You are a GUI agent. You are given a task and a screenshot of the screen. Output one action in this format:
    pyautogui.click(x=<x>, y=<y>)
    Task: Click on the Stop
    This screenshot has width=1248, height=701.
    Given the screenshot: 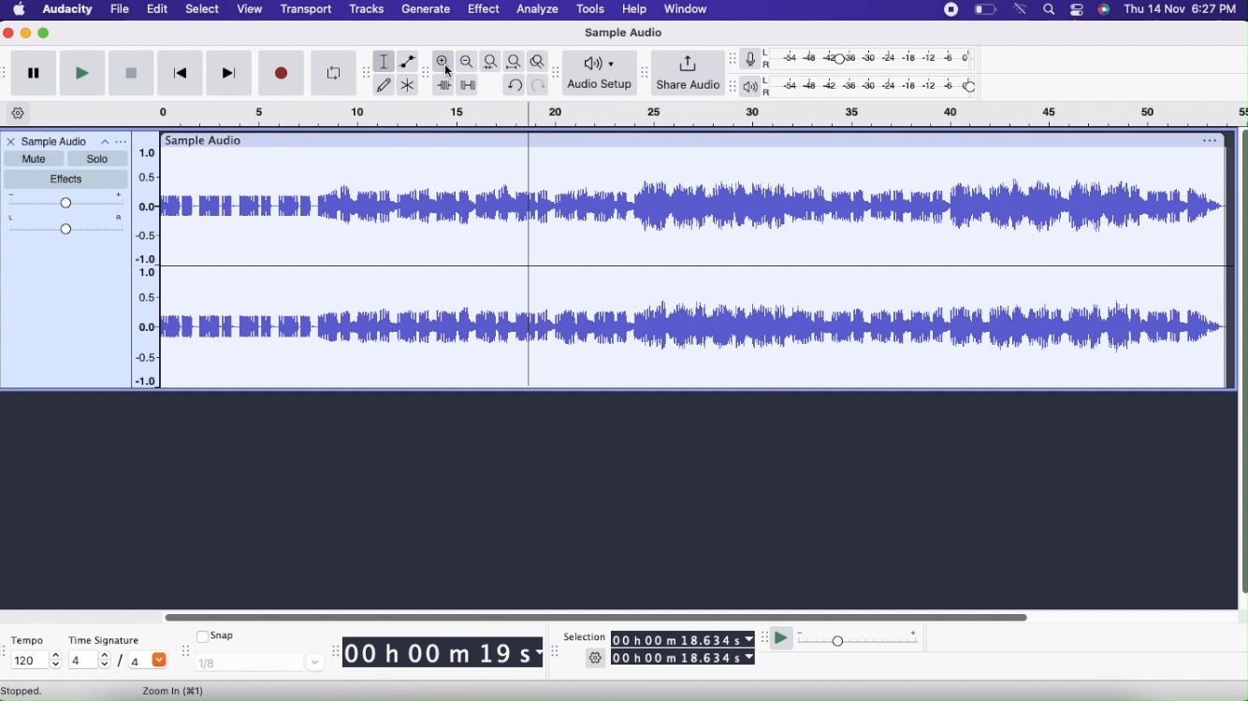 What is the action you would take?
    pyautogui.click(x=131, y=73)
    